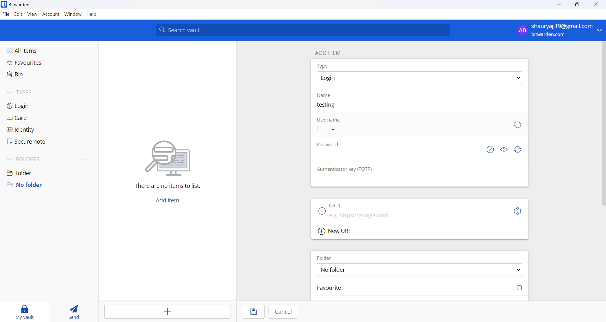 The image size is (606, 322). Describe the element at coordinates (167, 166) in the screenshot. I see `There are no items to list.` at that location.